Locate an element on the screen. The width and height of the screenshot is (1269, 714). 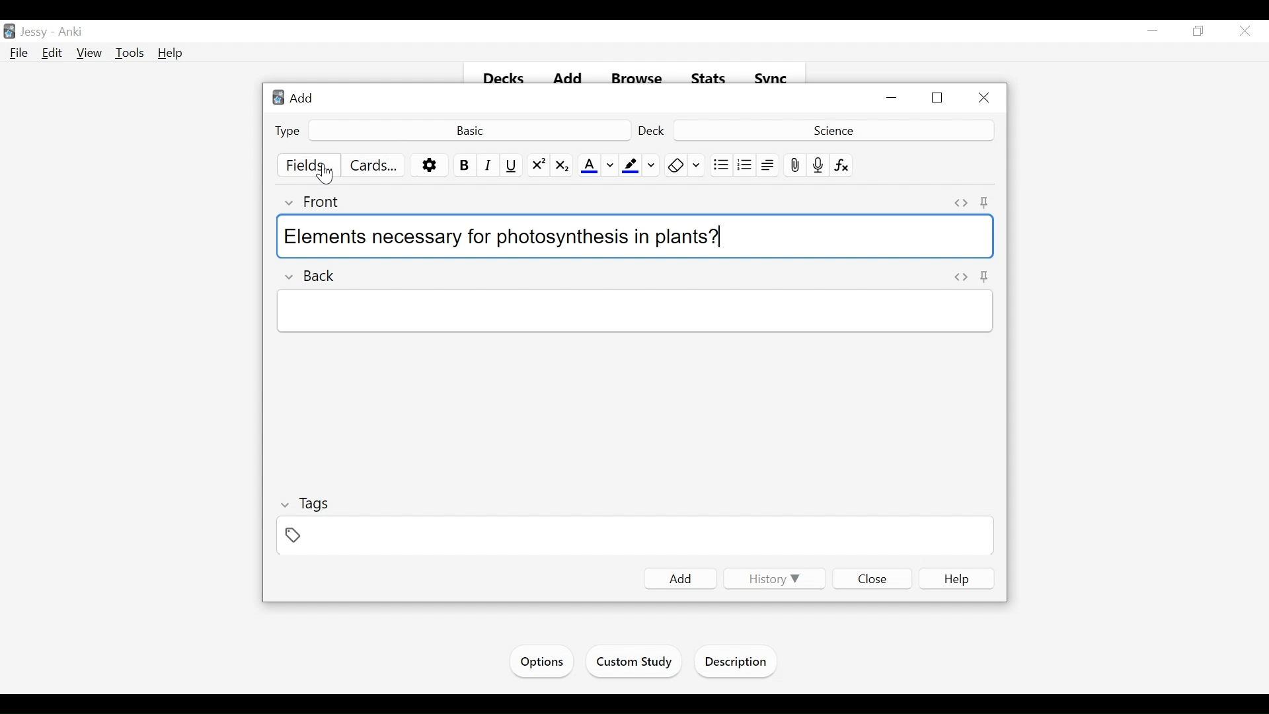
Decks is located at coordinates (505, 79).